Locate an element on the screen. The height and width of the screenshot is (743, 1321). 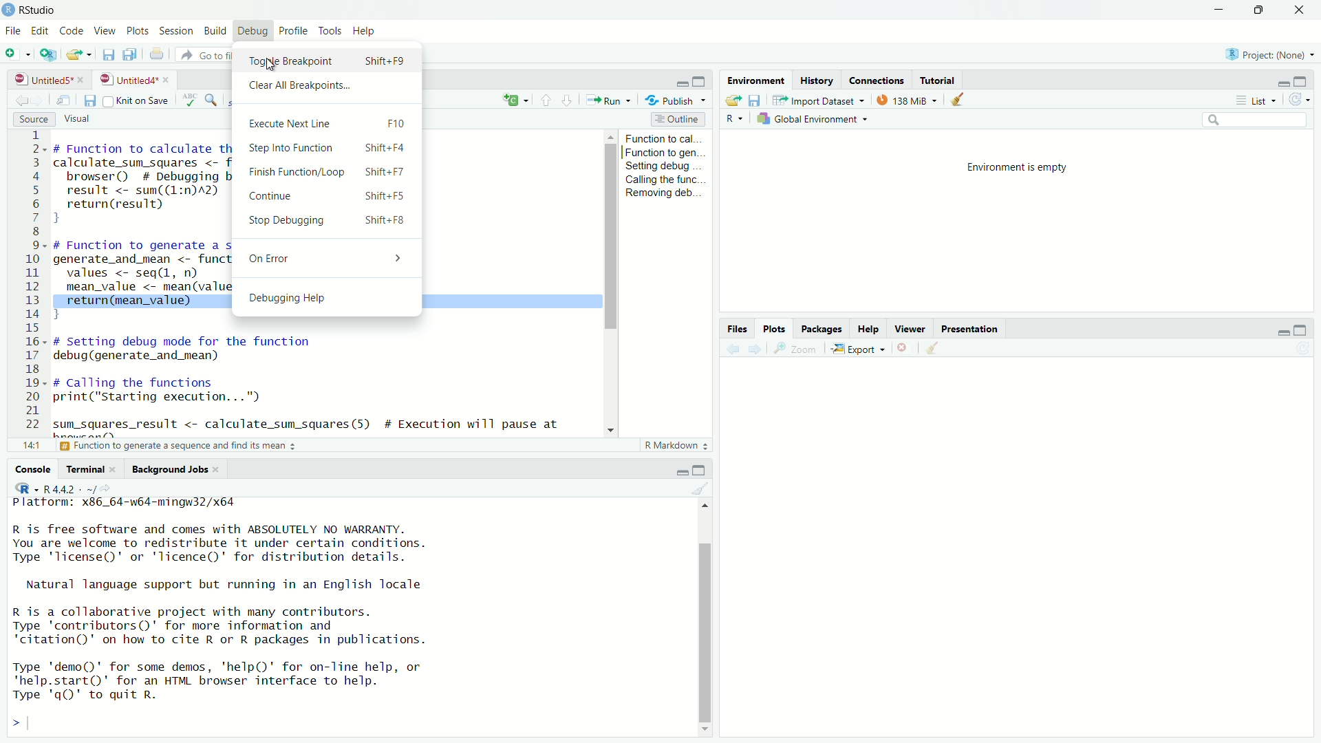
run the current line/selection is located at coordinates (611, 100).